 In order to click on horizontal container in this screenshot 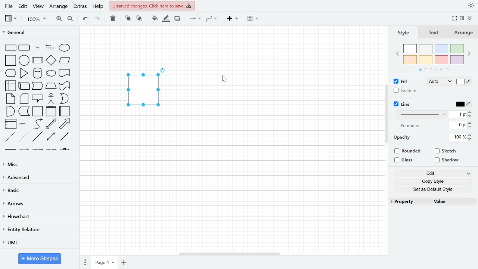, I will do `click(65, 111)`.